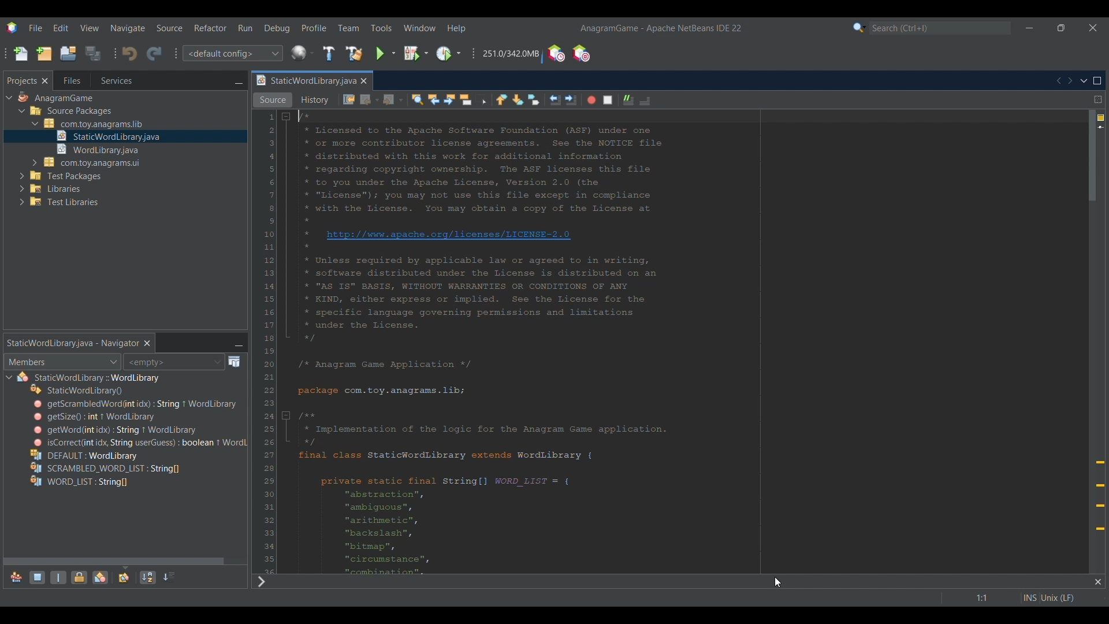 This screenshot has height=624, width=1109. Describe the element at coordinates (518, 100) in the screenshot. I see `Next bookmark` at that location.